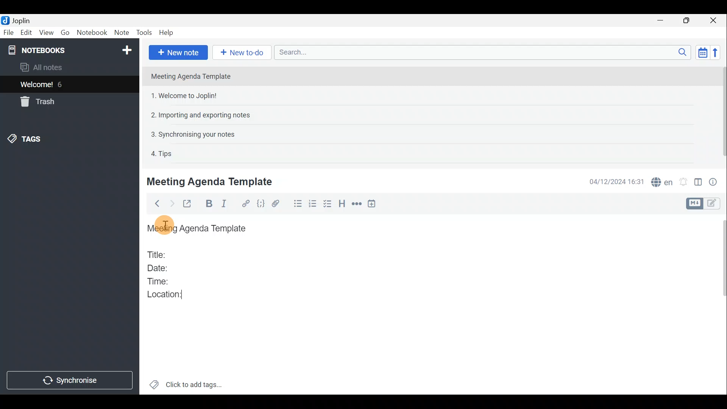 The width and height of the screenshot is (727, 409). What do you see at coordinates (36, 101) in the screenshot?
I see `Trash` at bounding box center [36, 101].